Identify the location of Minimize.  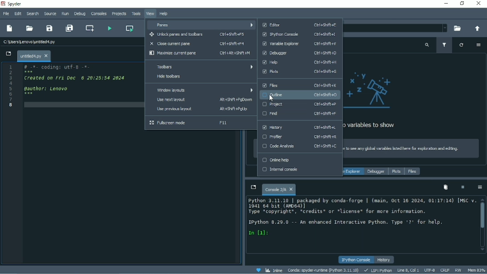
(446, 4).